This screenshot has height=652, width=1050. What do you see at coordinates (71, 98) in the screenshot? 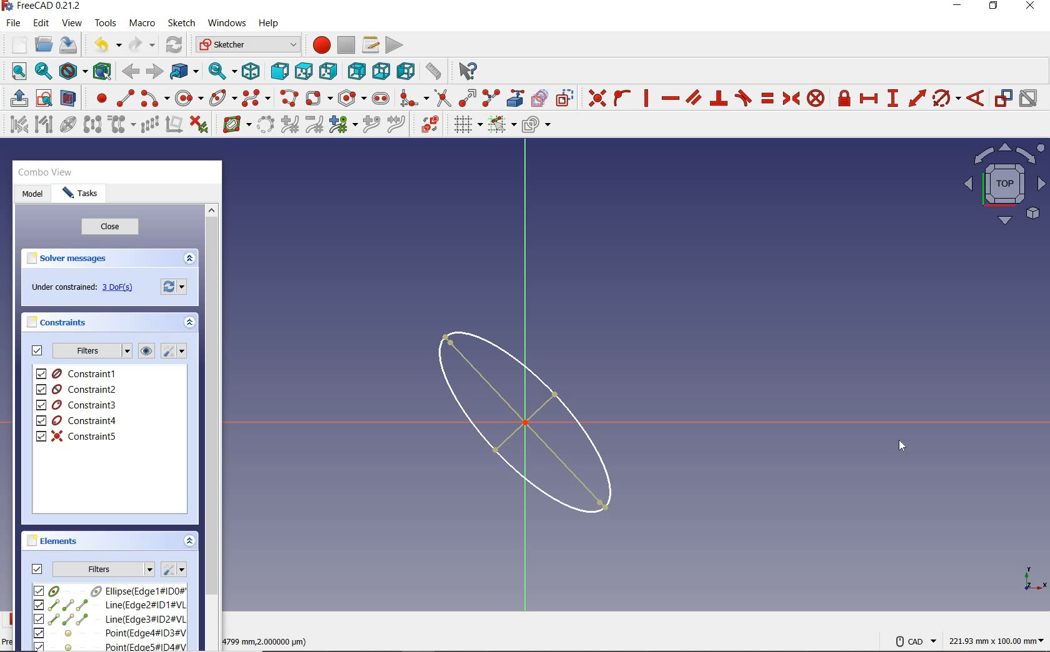
I see `view section` at bounding box center [71, 98].